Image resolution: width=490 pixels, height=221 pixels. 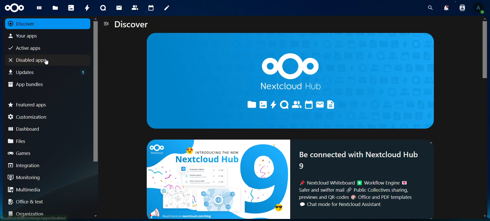 What do you see at coordinates (479, 8) in the screenshot?
I see `view profile` at bounding box center [479, 8].